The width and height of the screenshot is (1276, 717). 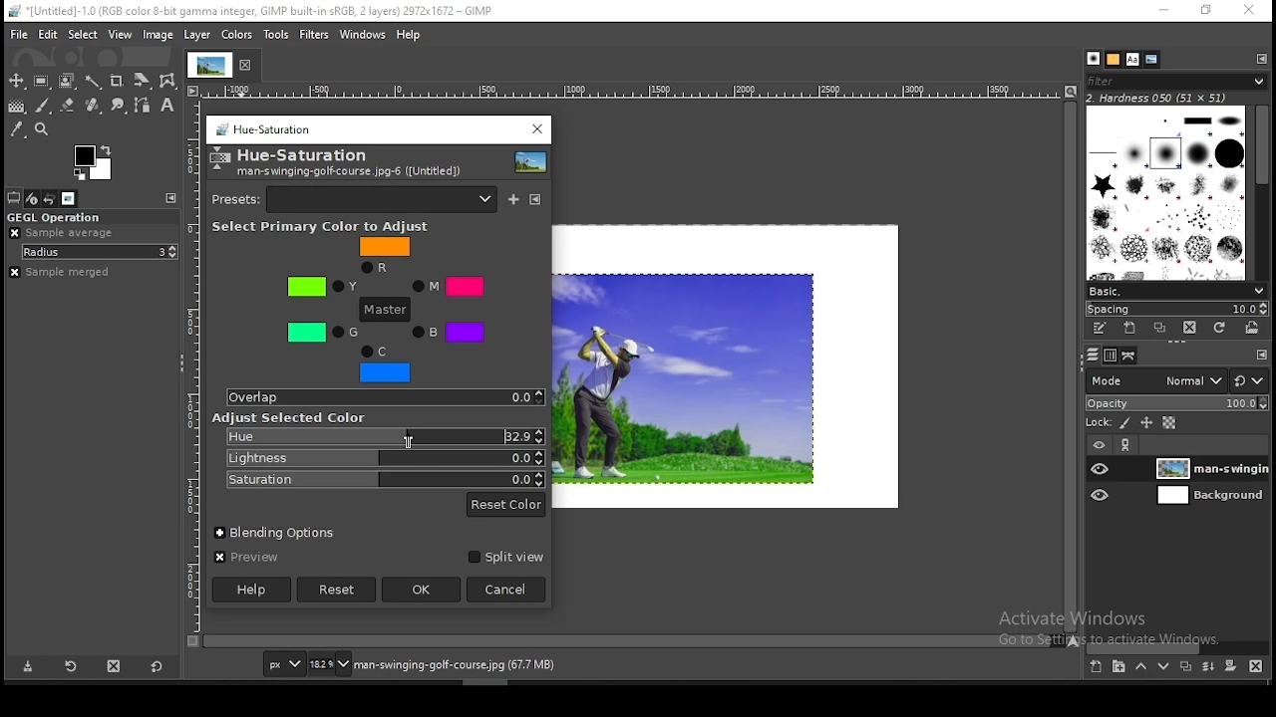 What do you see at coordinates (1099, 469) in the screenshot?
I see `layer visibility on/off` at bounding box center [1099, 469].